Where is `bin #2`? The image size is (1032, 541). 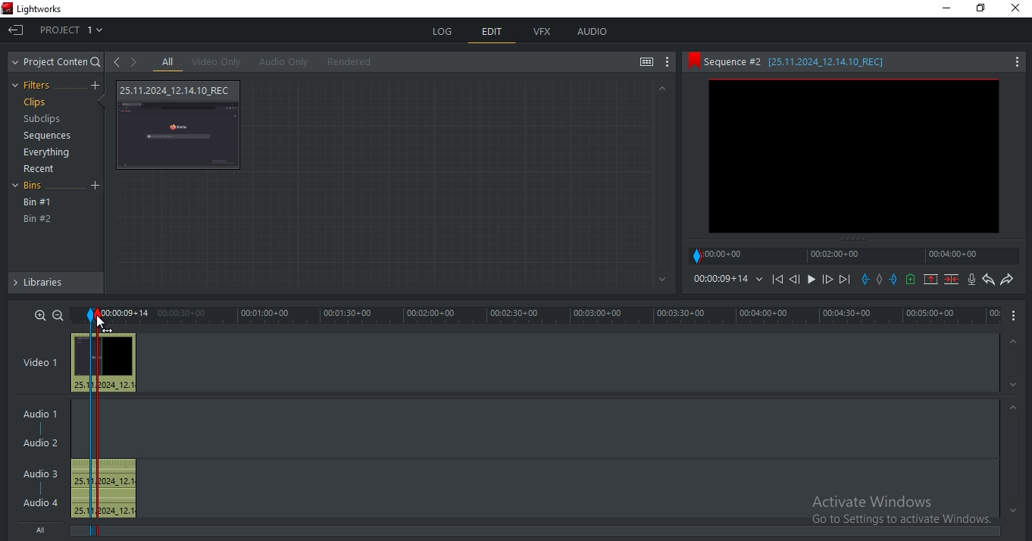 bin #2 is located at coordinates (38, 219).